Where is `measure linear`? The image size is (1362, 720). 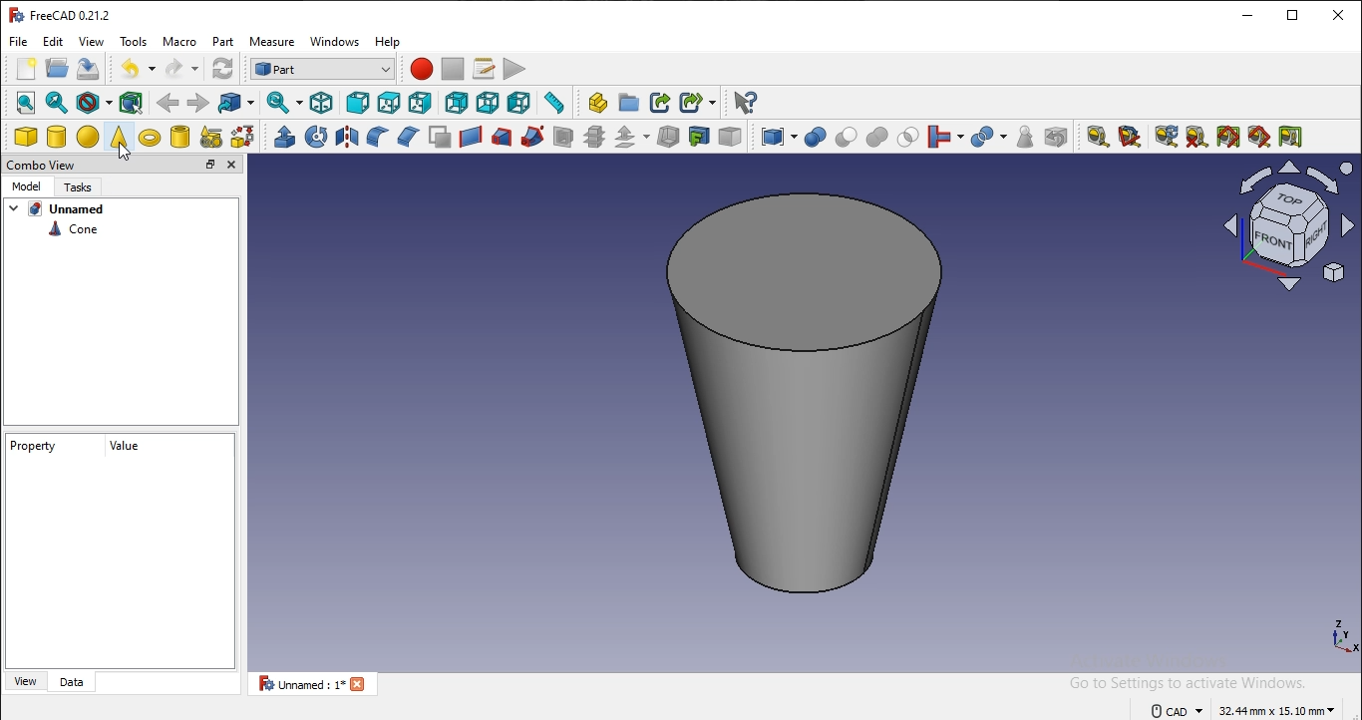
measure linear is located at coordinates (1097, 137).